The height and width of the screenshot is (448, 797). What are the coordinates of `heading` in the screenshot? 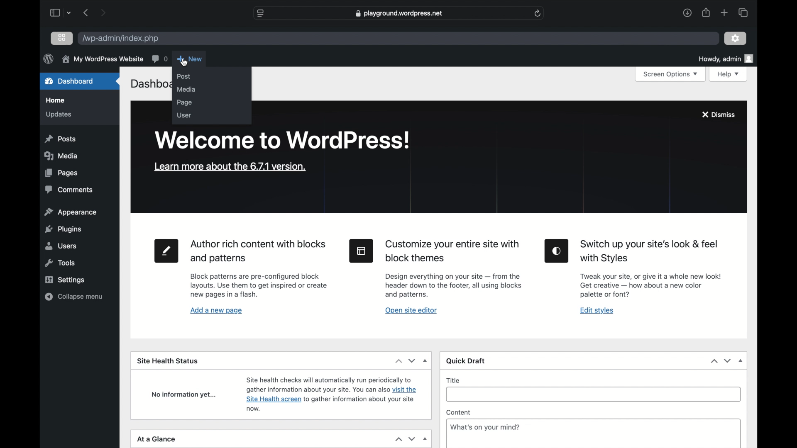 It's located at (259, 252).